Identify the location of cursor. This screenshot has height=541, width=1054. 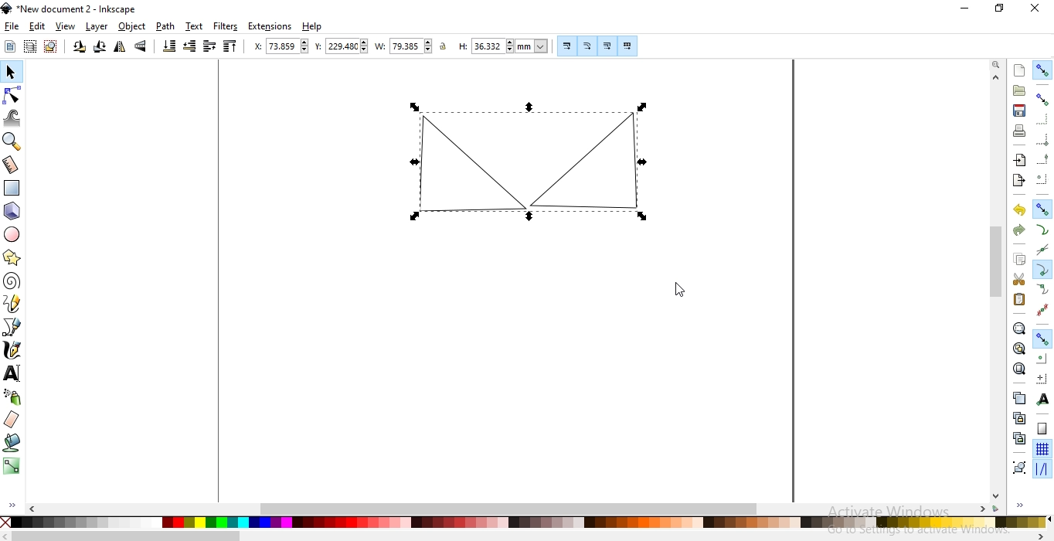
(677, 286).